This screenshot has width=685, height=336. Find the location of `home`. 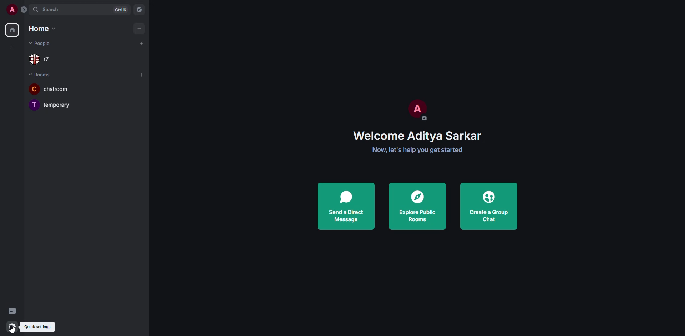

home is located at coordinates (44, 28).